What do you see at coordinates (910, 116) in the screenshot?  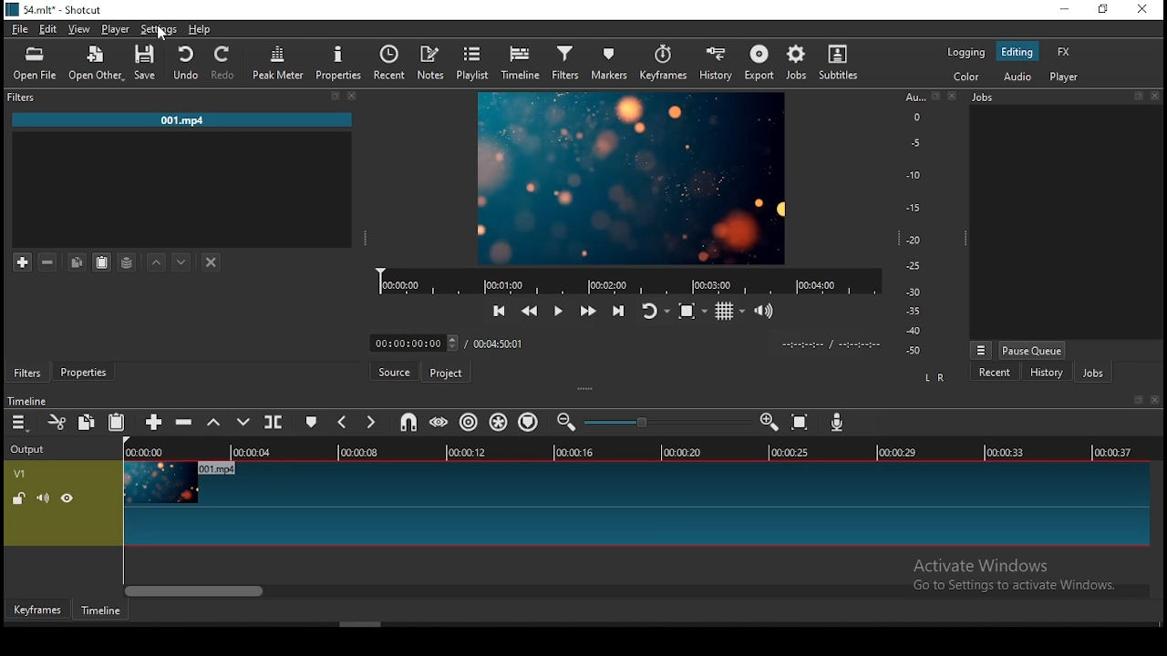 I see `o` at bounding box center [910, 116].